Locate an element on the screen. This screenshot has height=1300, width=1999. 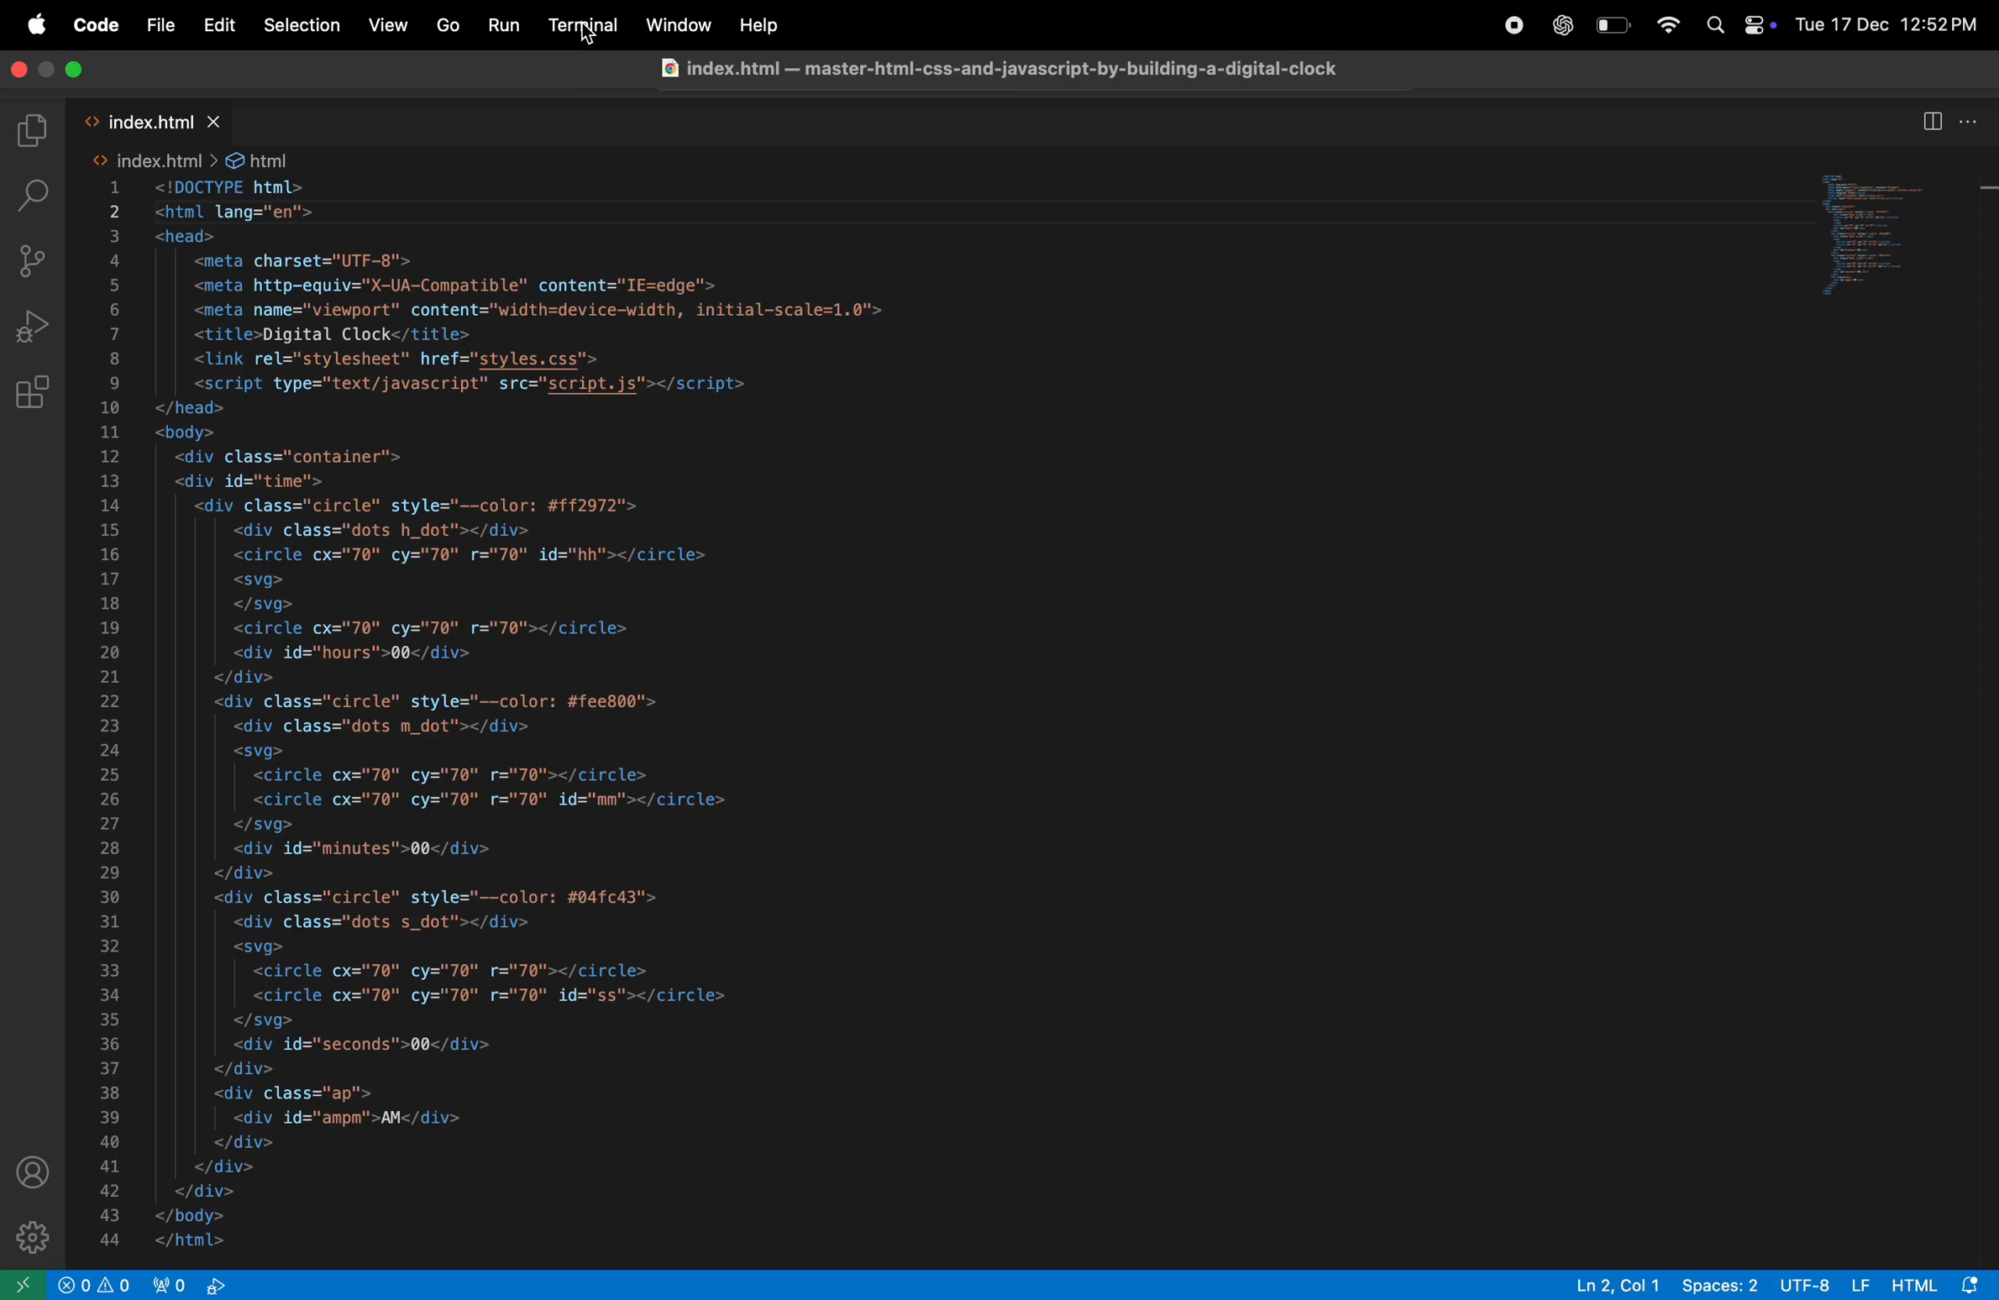
Run debug is located at coordinates (37, 323).